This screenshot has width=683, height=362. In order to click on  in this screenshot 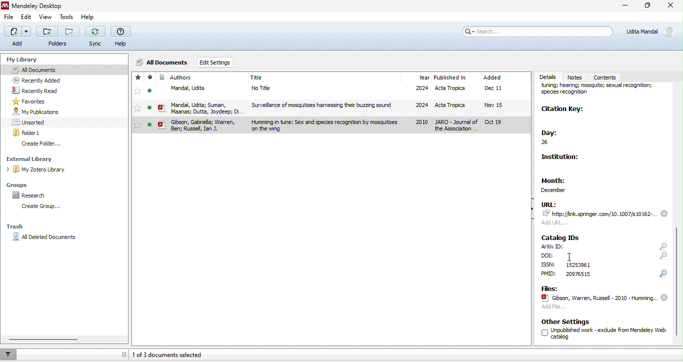, I will do `click(58, 36)`.